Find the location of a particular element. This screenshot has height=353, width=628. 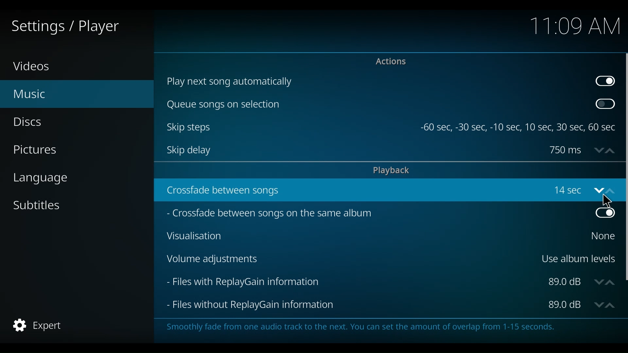

down is located at coordinates (598, 282).